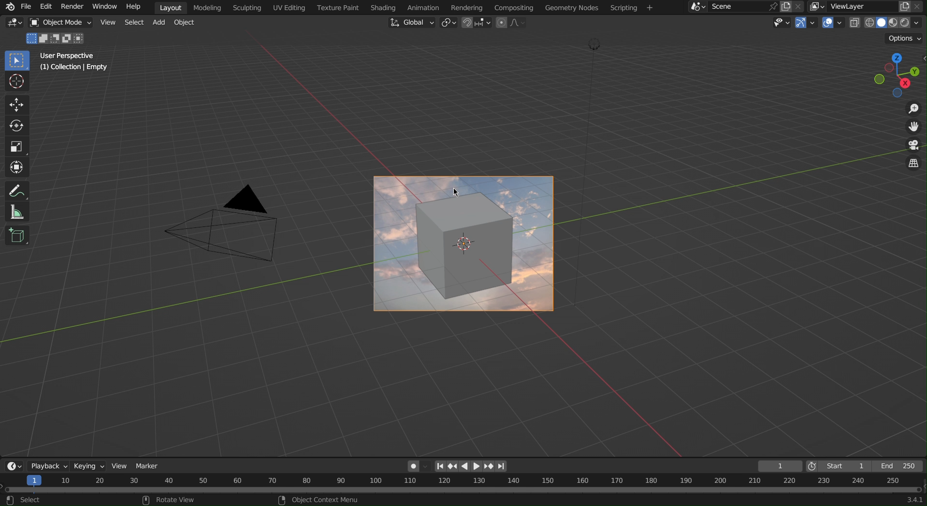  I want to click on Show Overlays, so click(833, 24).